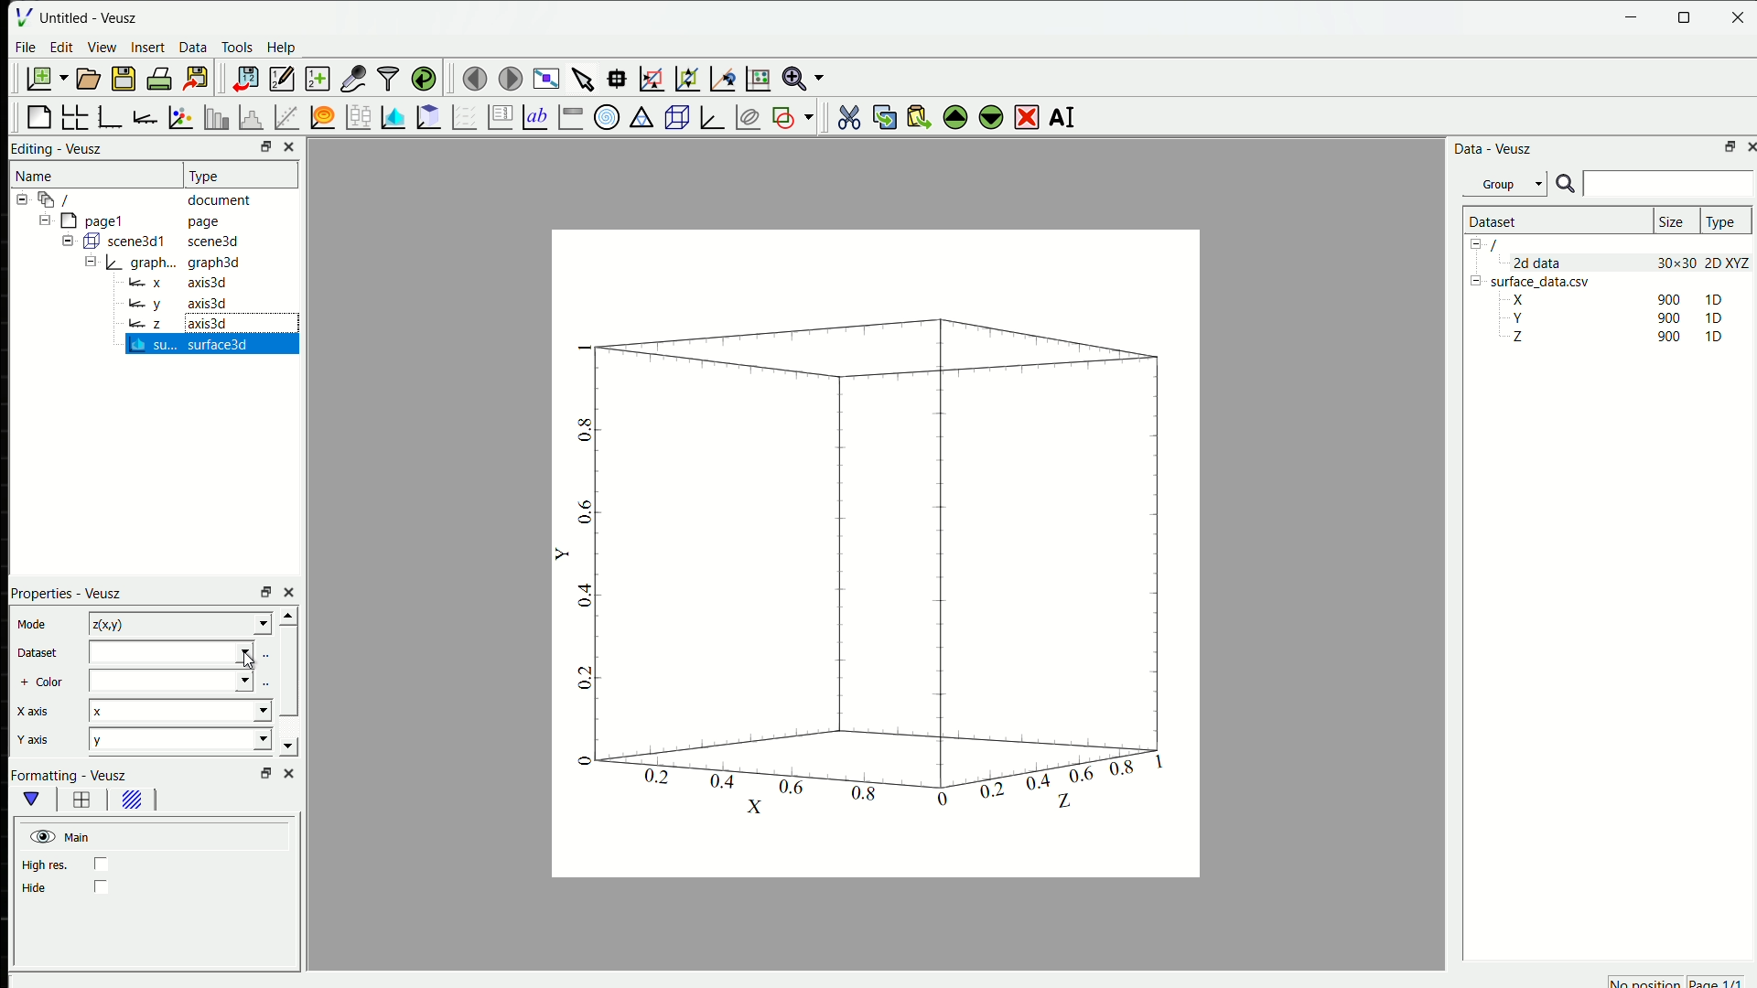 The height and width of the screenshot is (988, 1757). Describe the element at coordinates (290, 146) in the screenshot. I see `close` at that location.